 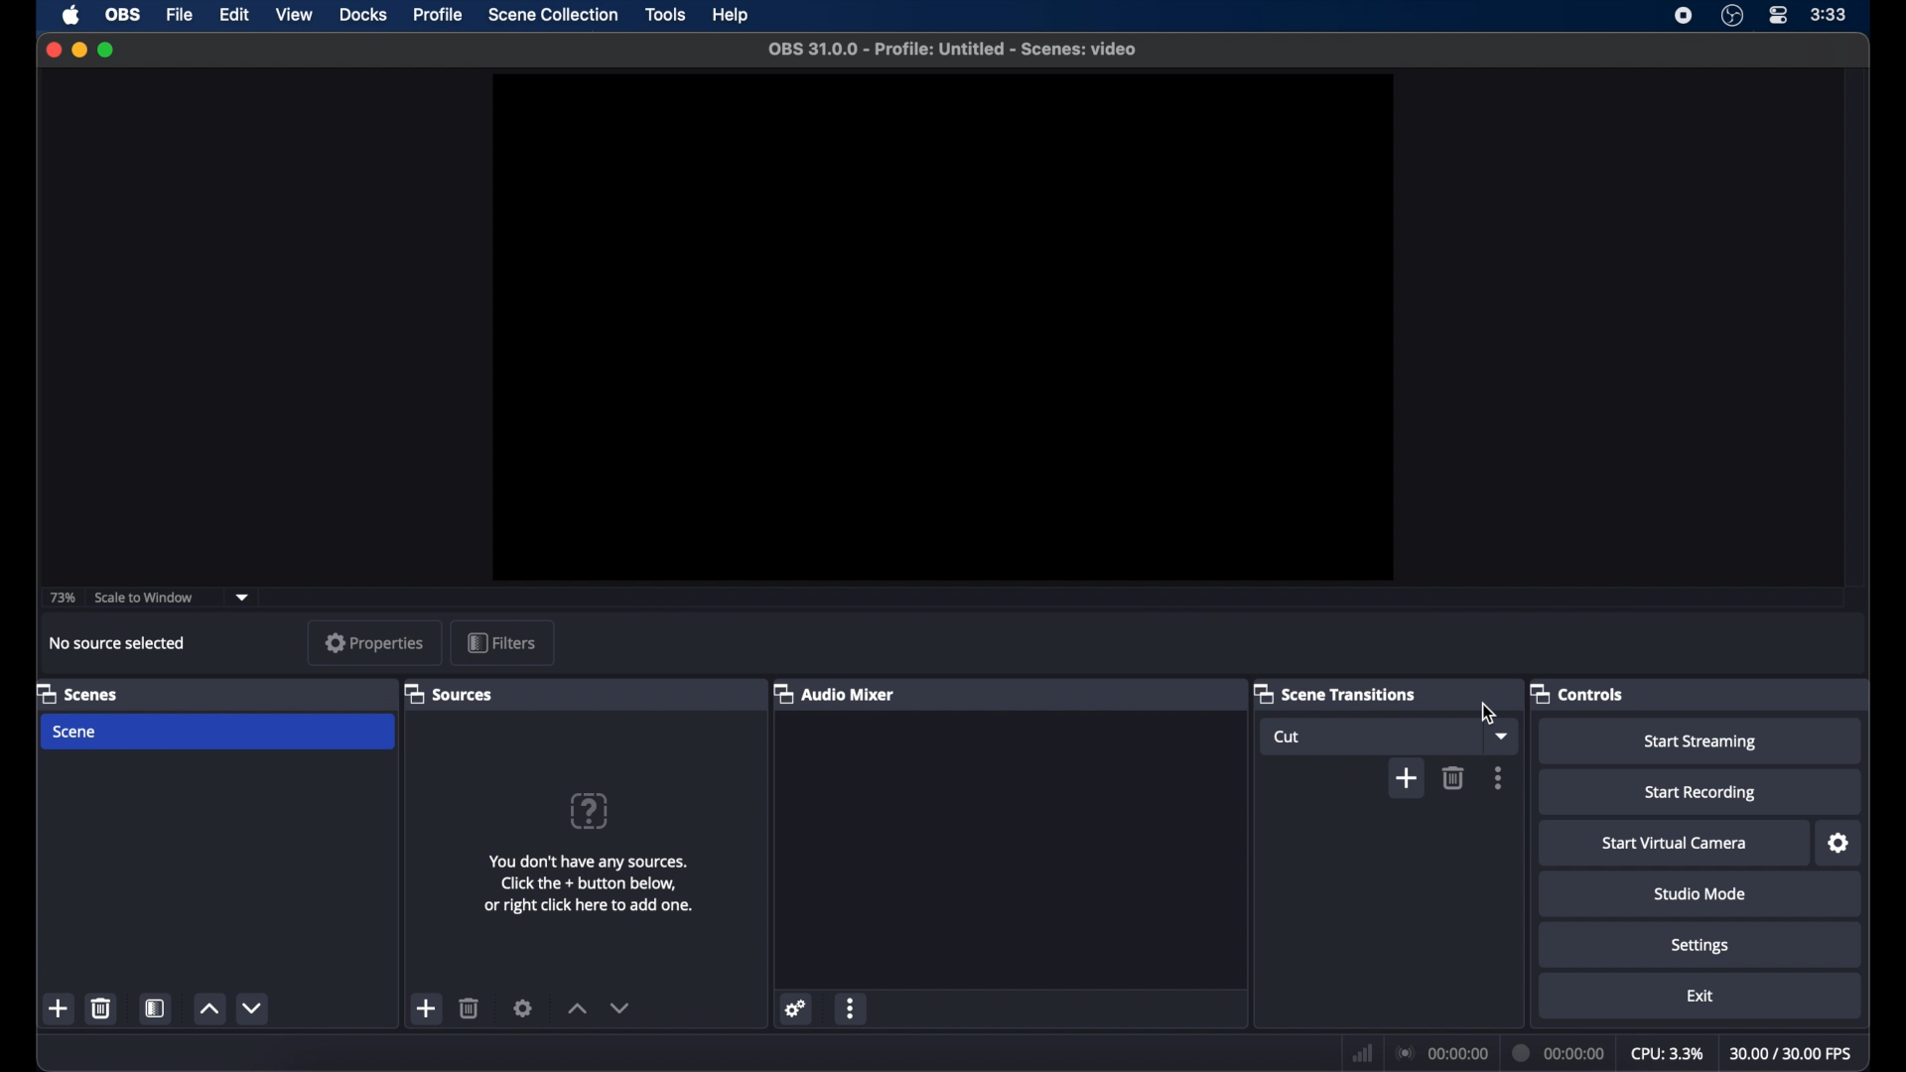 I want to click on no source selected, so click(x=118, y=642).